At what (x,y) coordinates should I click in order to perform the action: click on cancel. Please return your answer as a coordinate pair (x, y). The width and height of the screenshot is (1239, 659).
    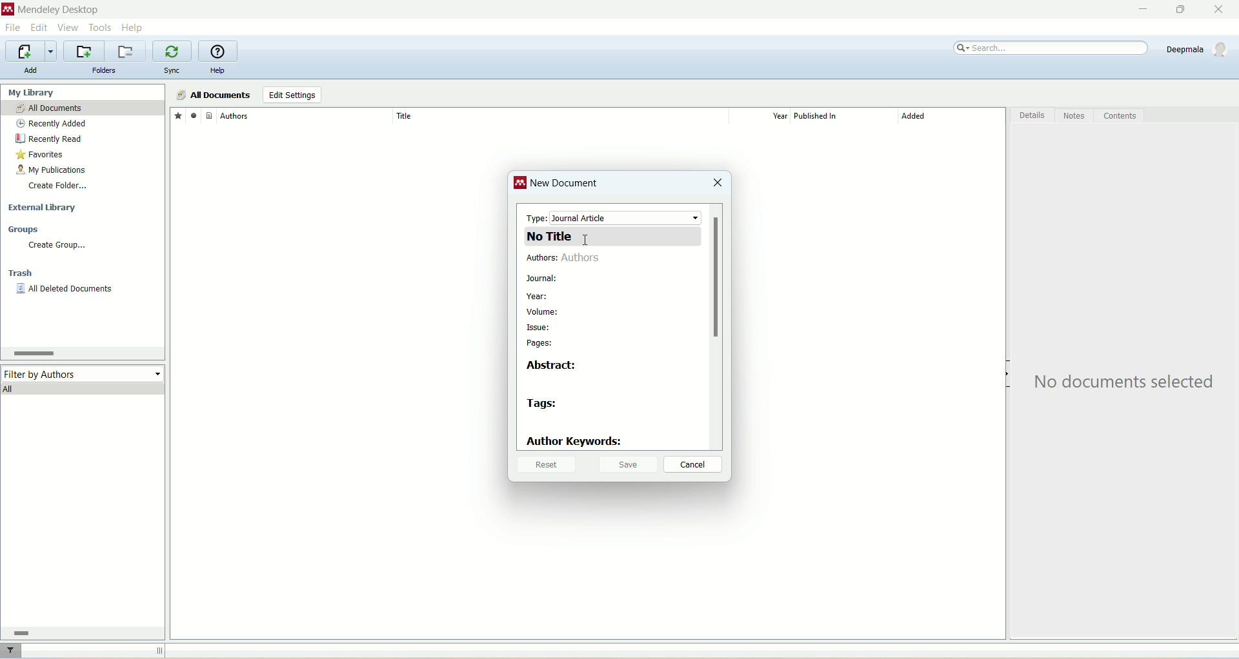
    Looking at the image, I should click on (694, 465).